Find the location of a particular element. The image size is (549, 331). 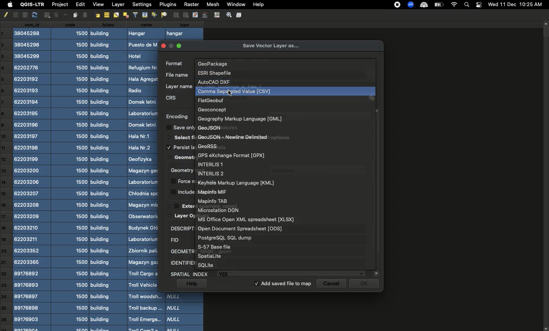

Insert Text Box is located at coordinates (55, 15).